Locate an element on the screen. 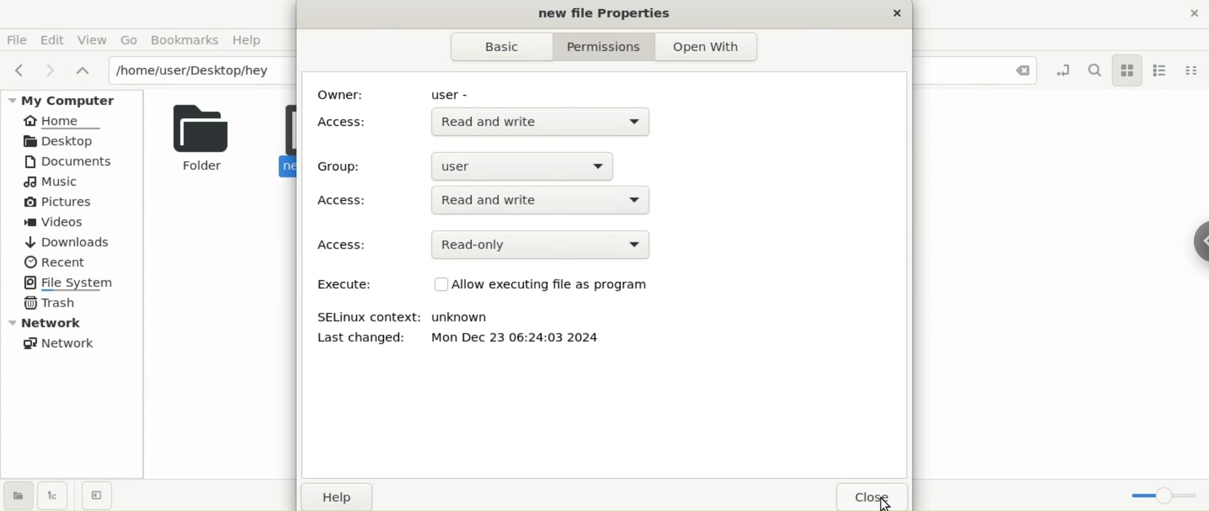 The height and width of the screenshot is (511, 1209). cursor is located at coordinates (884, 501).